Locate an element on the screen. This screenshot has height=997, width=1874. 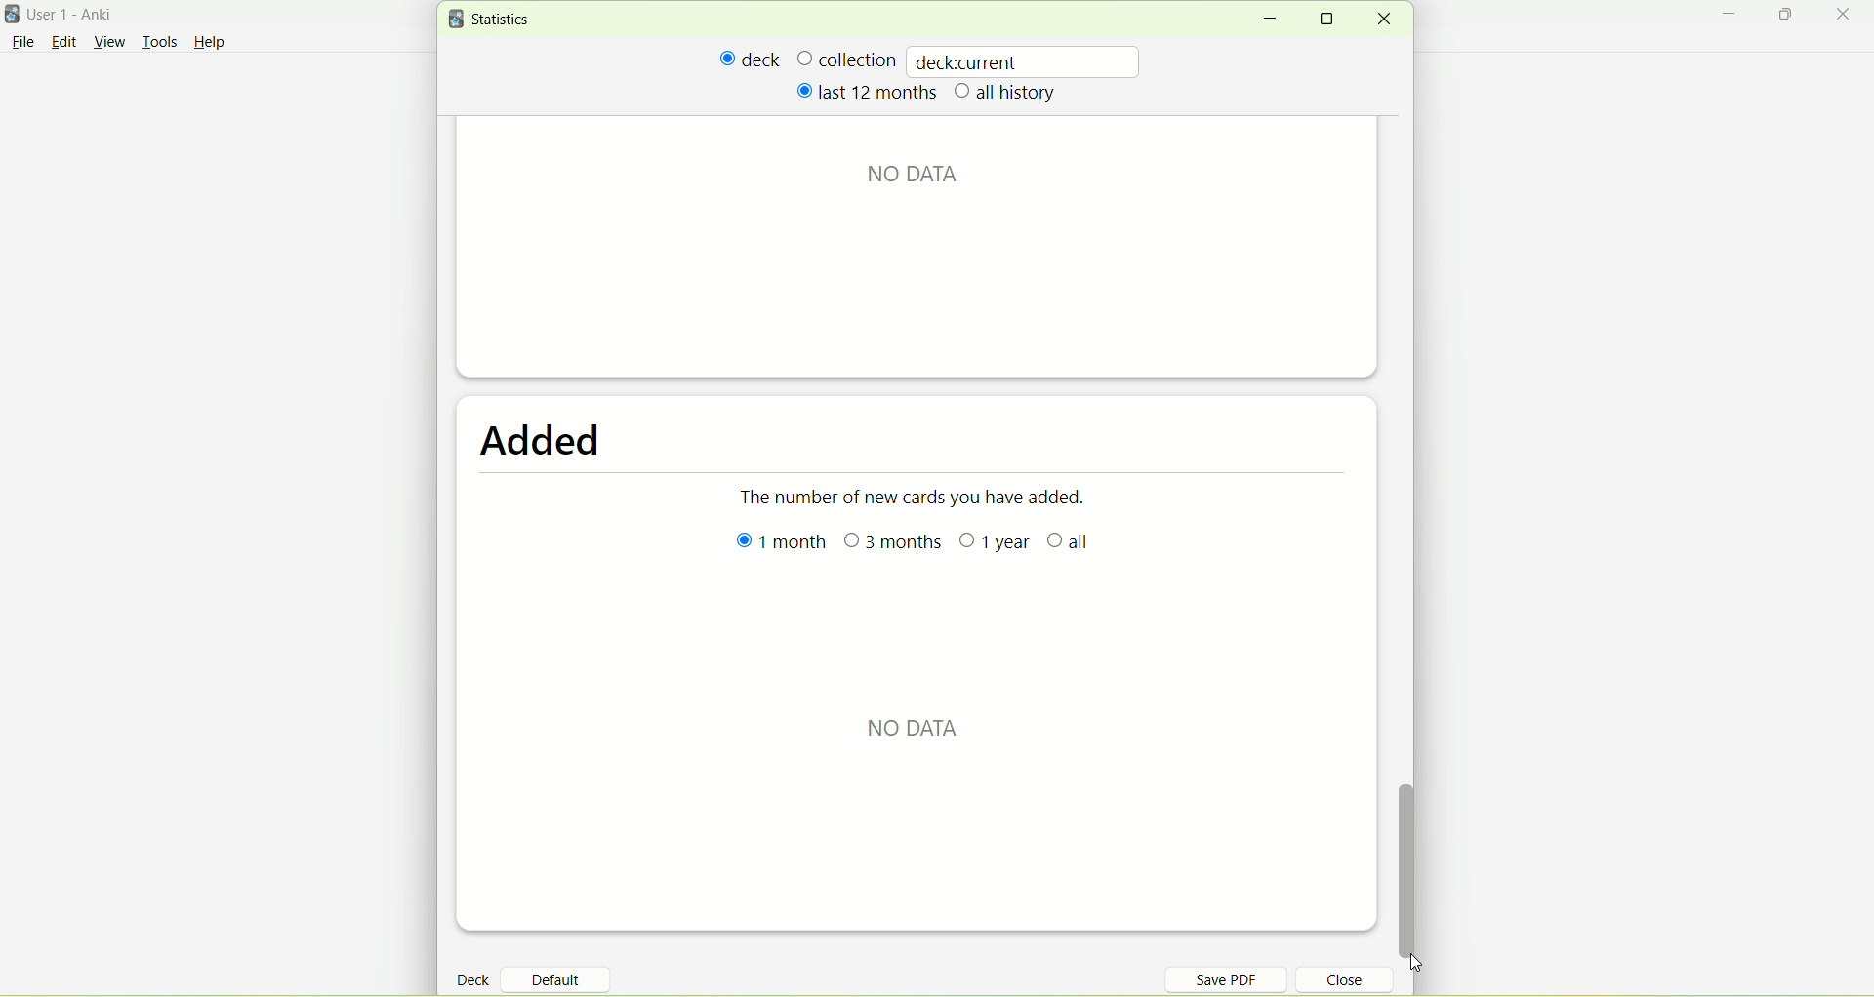
Help is located at coordinates (210, 45).